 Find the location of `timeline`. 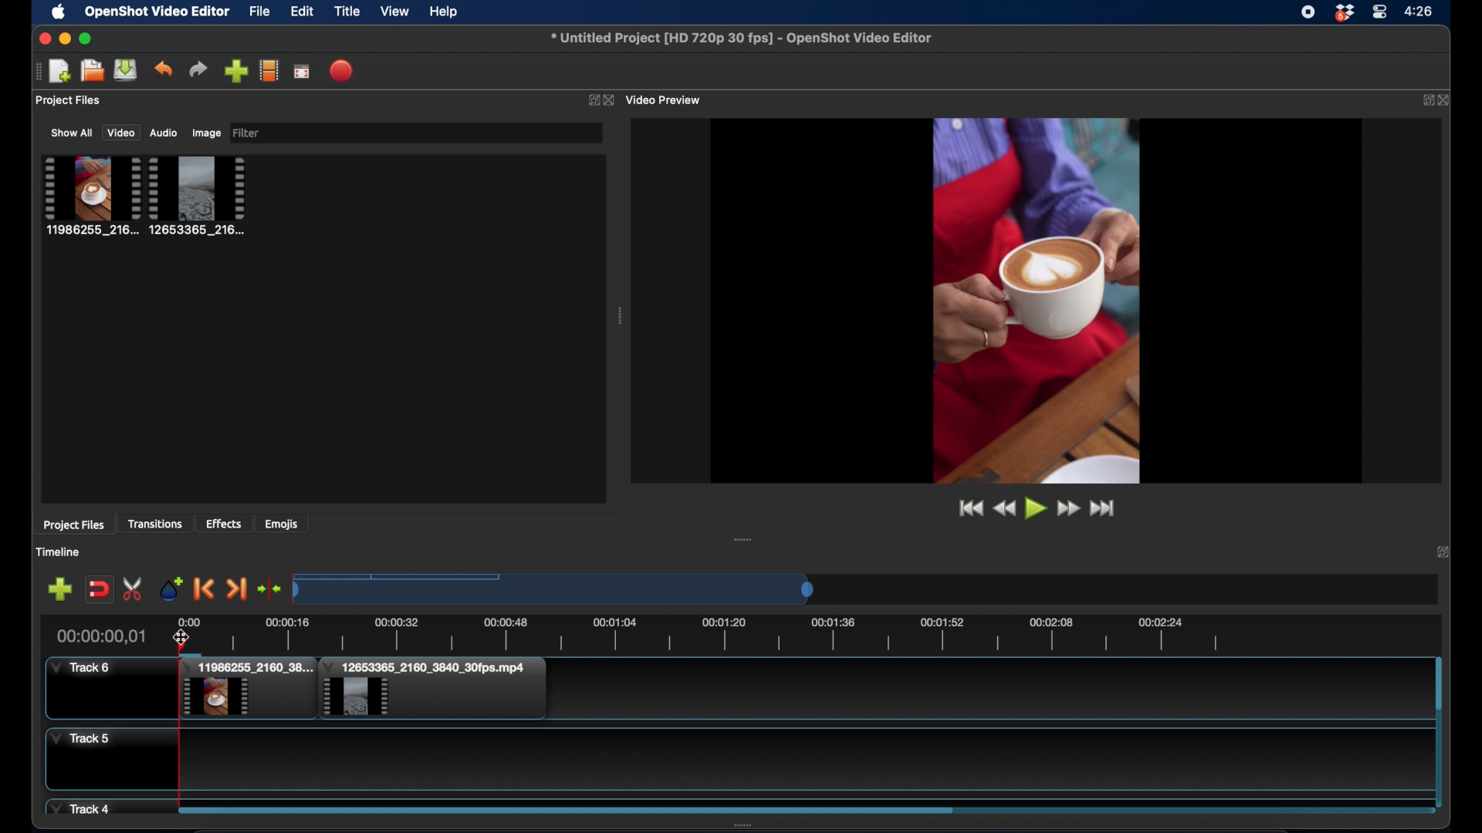

timeline is located at coordinates (59, 551).